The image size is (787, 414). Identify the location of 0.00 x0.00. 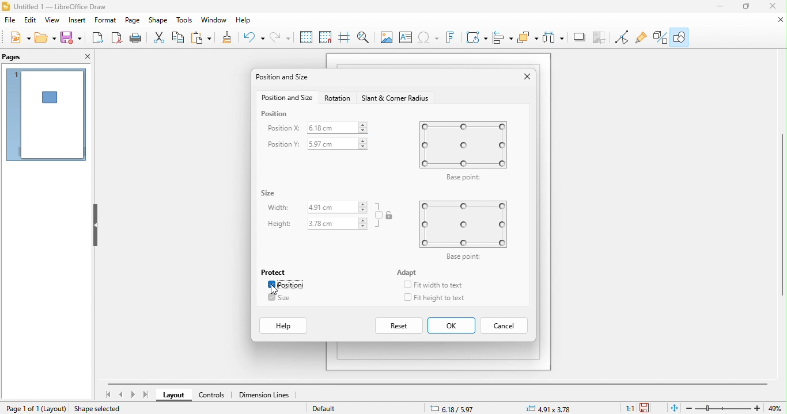
(550, 408).